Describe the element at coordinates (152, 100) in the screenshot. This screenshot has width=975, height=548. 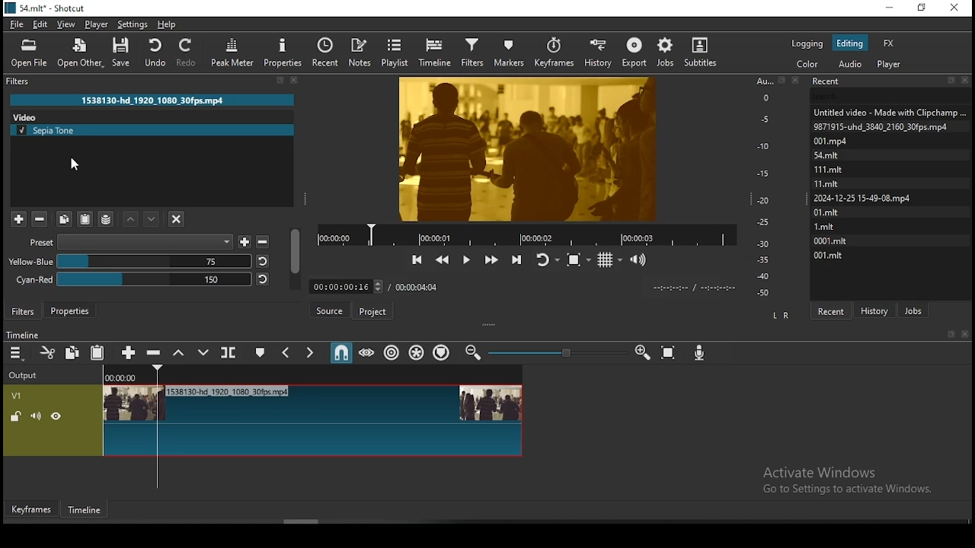
I see `1538130-hd 1920 1080 30fps.mpd` at that location.